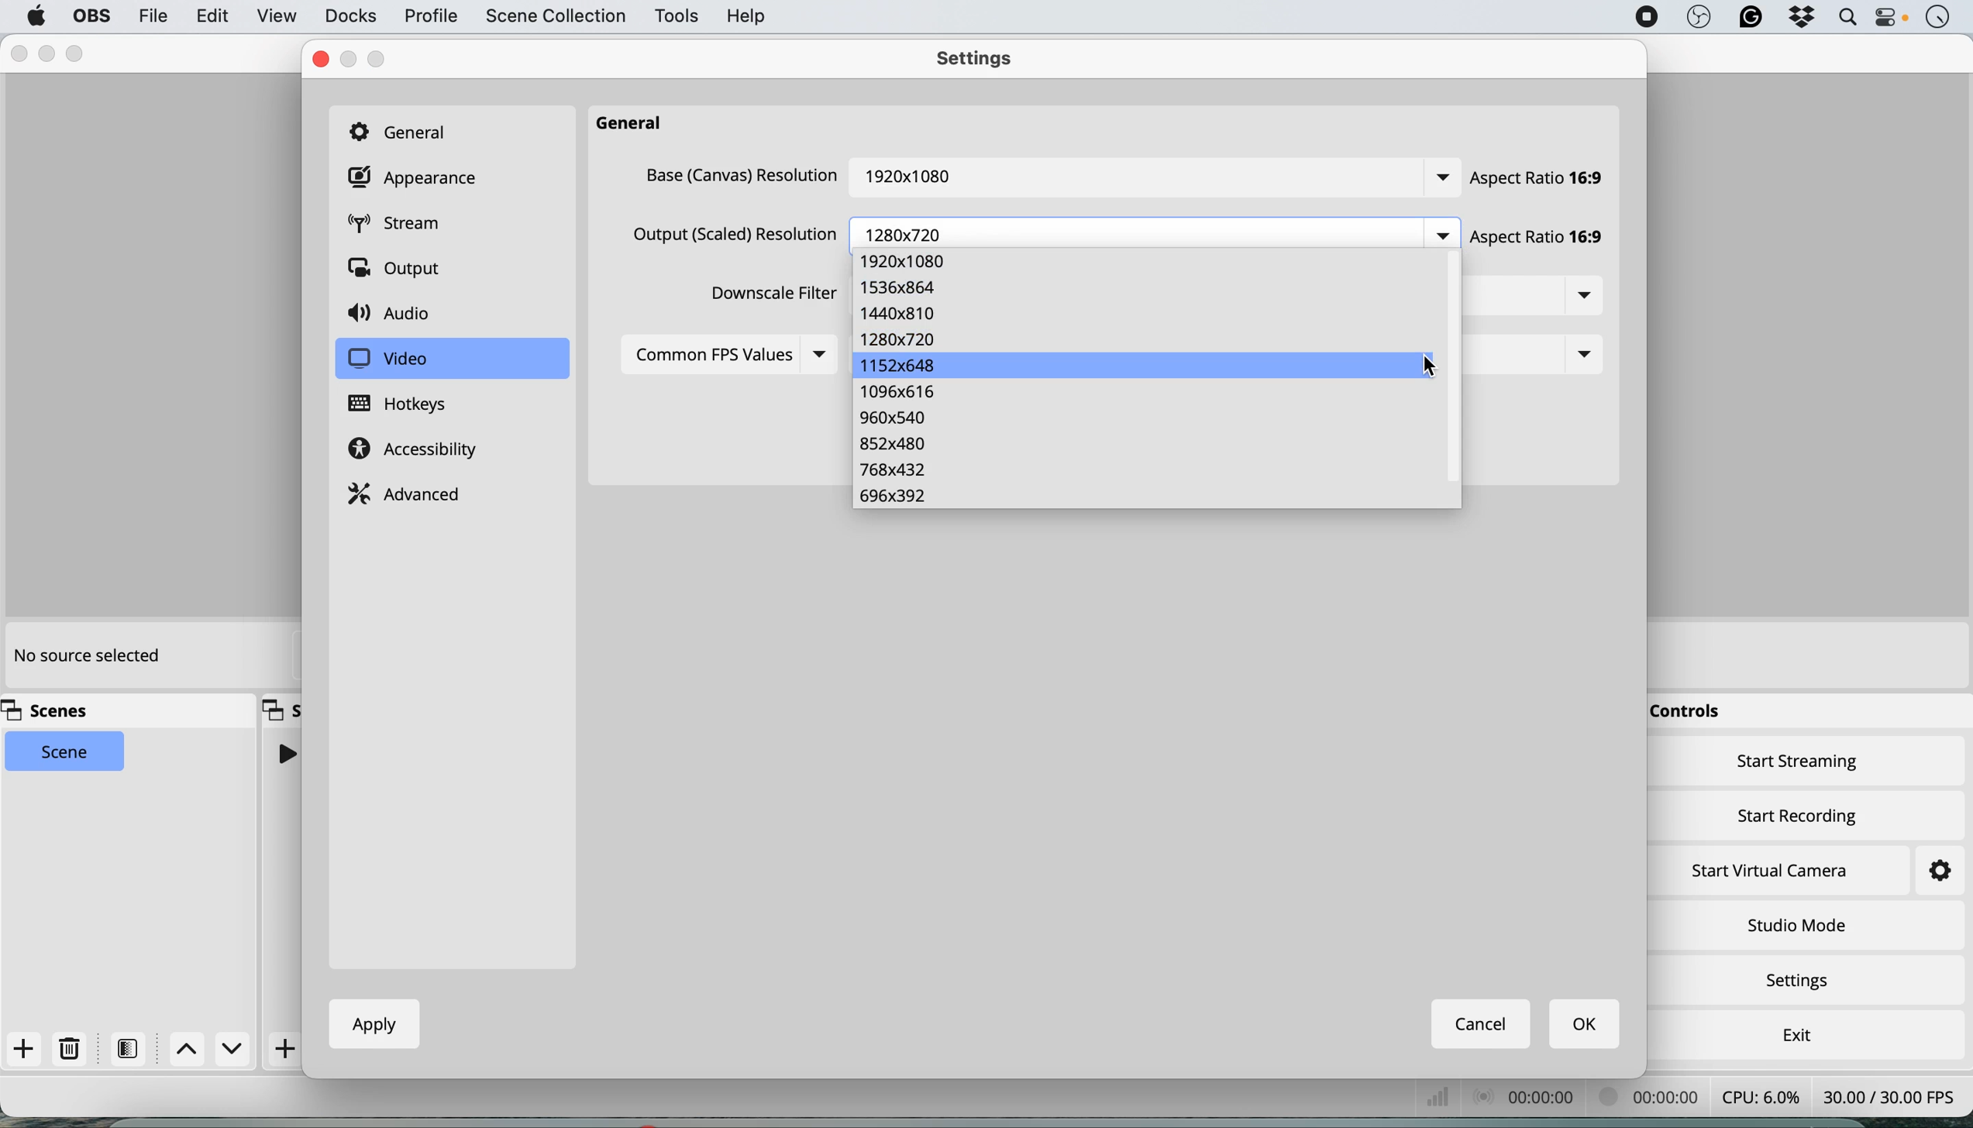 Image resolution: width=1973 pixels, height=1128 pixels. I want to click on grammarly, so click(1751, 19).